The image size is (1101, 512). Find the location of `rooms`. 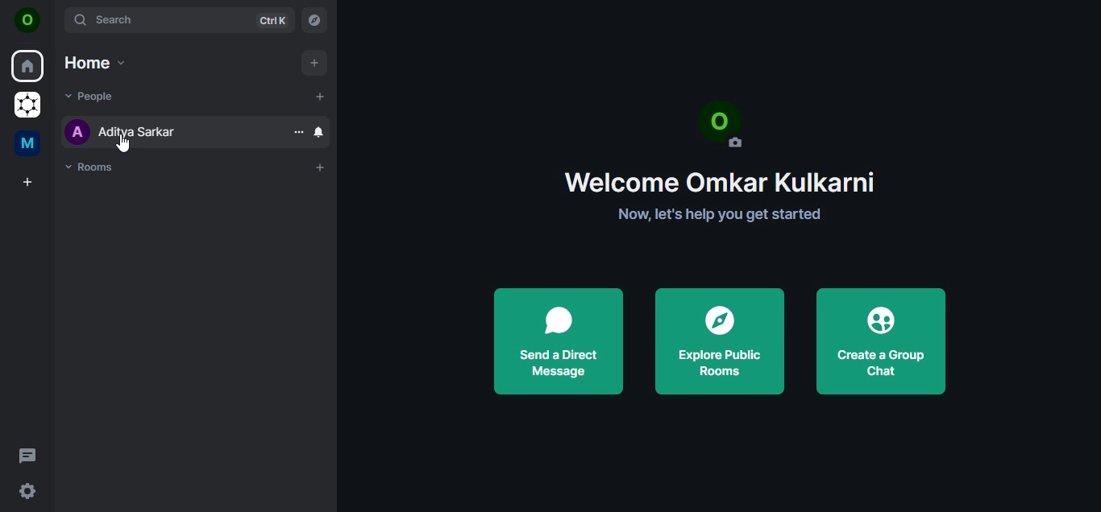

rooms is located at coordinates (97, 168).